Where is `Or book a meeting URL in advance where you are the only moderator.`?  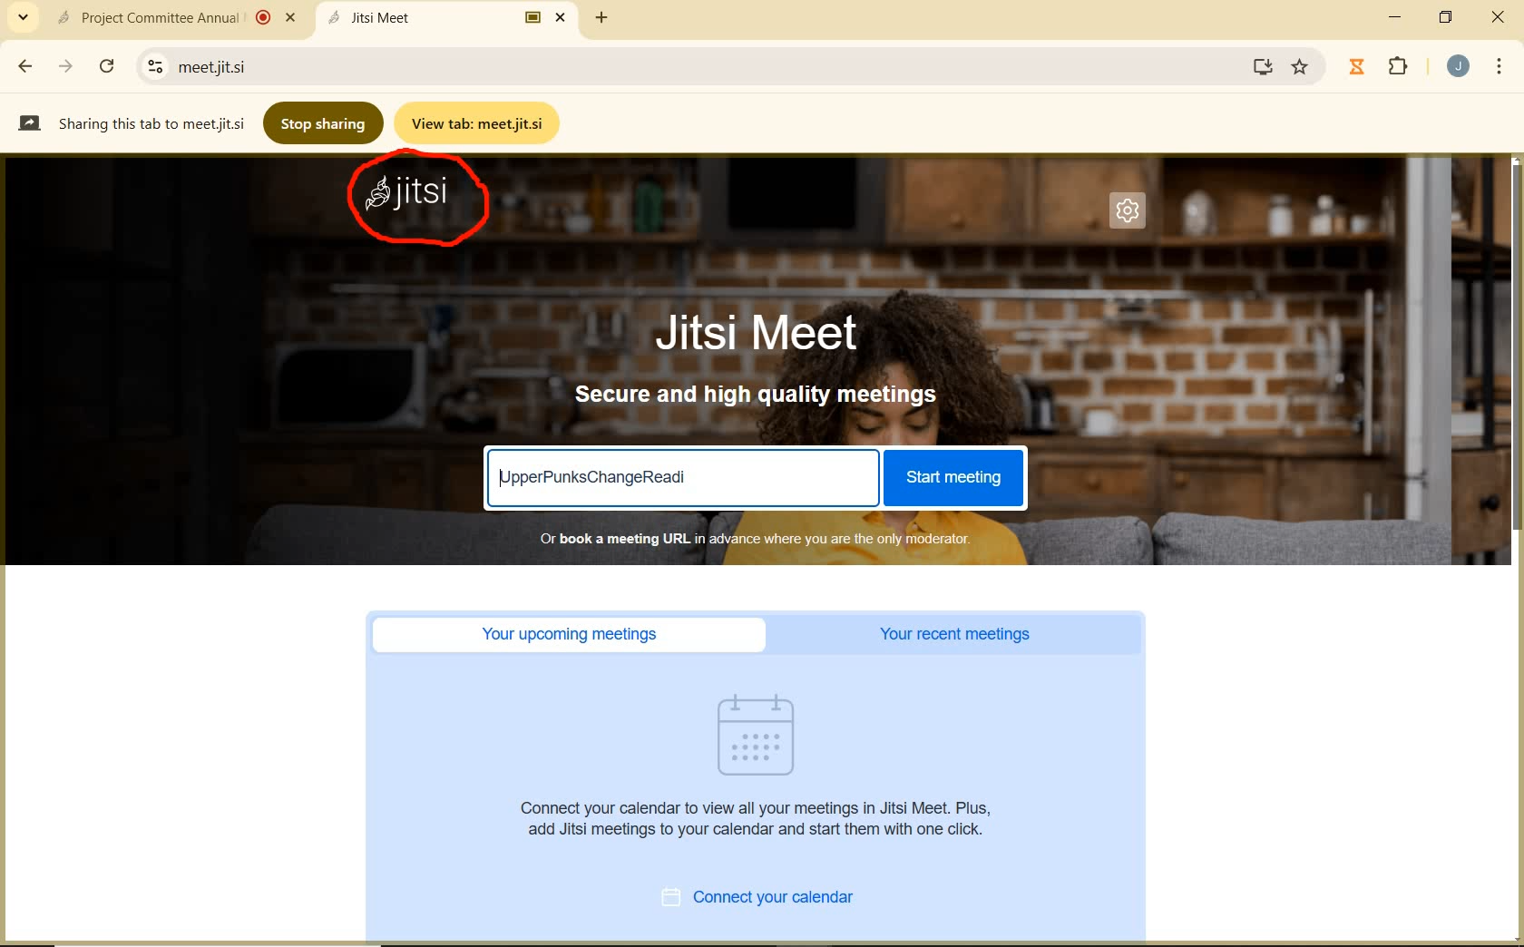
Or book a meeting URL in advance where you are the only moderator. is located at coordinates (753, 538).